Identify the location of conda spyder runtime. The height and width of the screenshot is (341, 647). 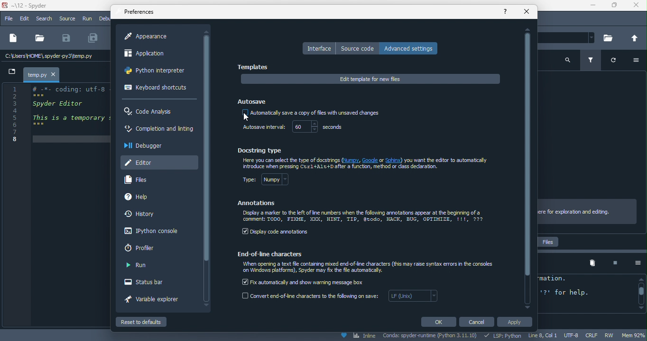
(431, 336).